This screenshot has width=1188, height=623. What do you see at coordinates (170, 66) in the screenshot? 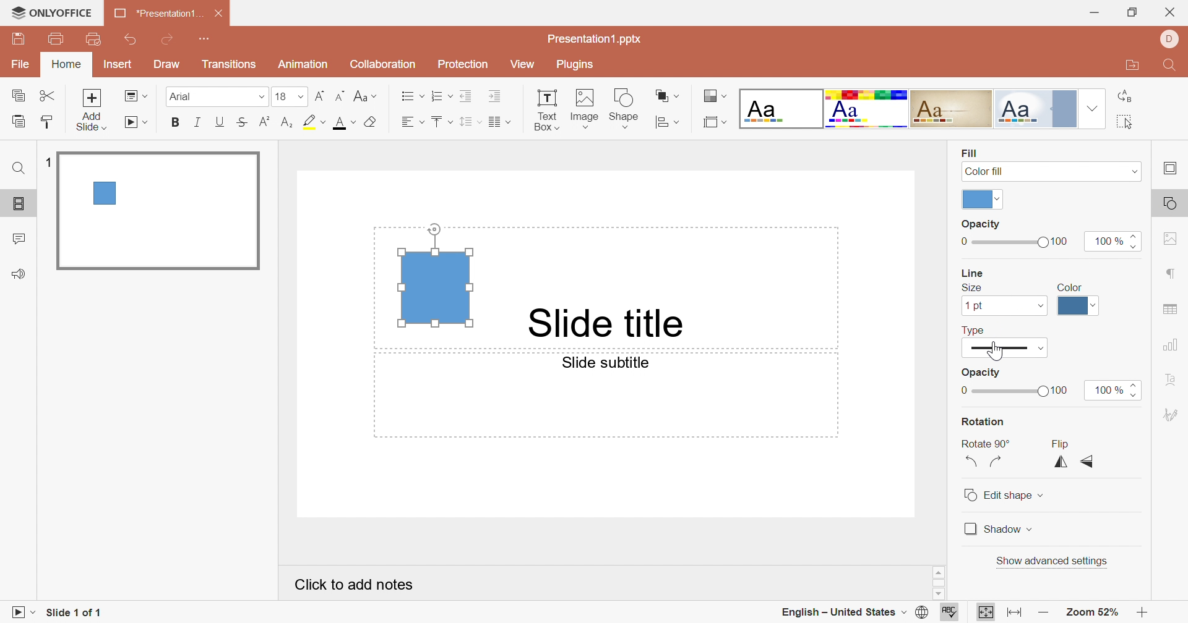
I see `Draw` at bounding box center [170, 66].